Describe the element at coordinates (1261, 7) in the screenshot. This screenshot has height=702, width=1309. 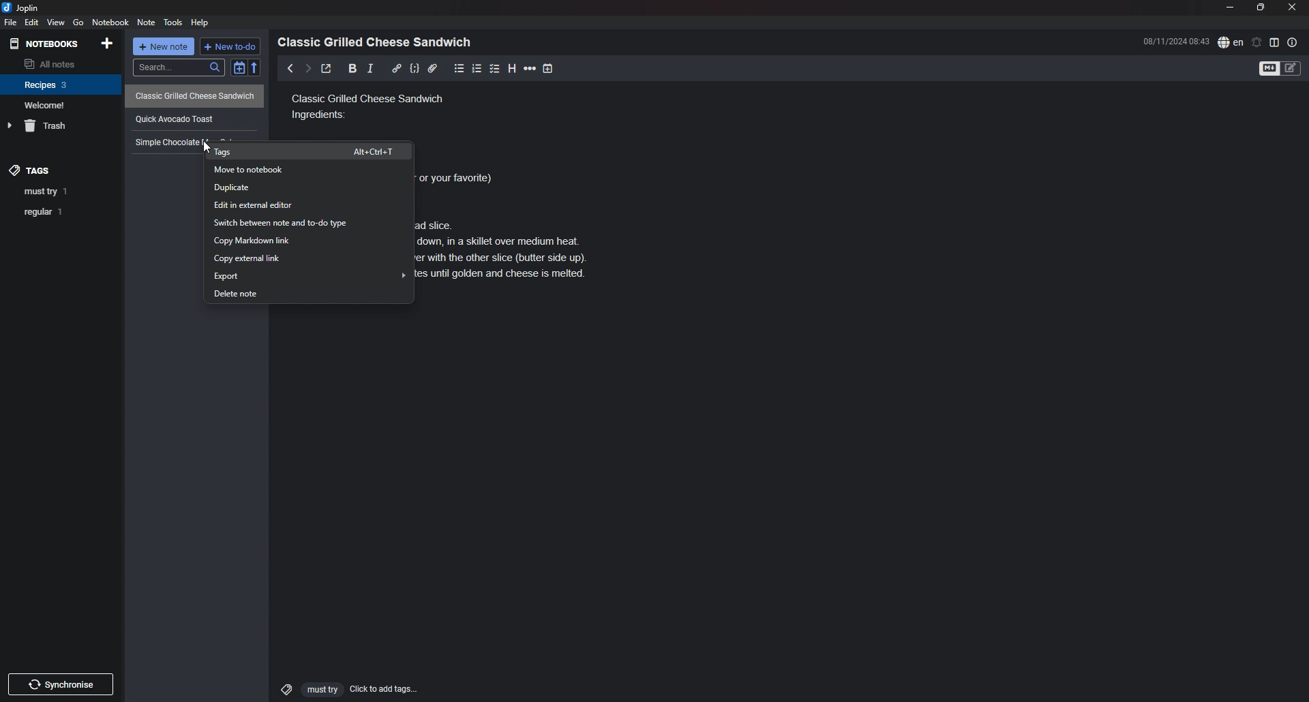
I see `resize` at that location.